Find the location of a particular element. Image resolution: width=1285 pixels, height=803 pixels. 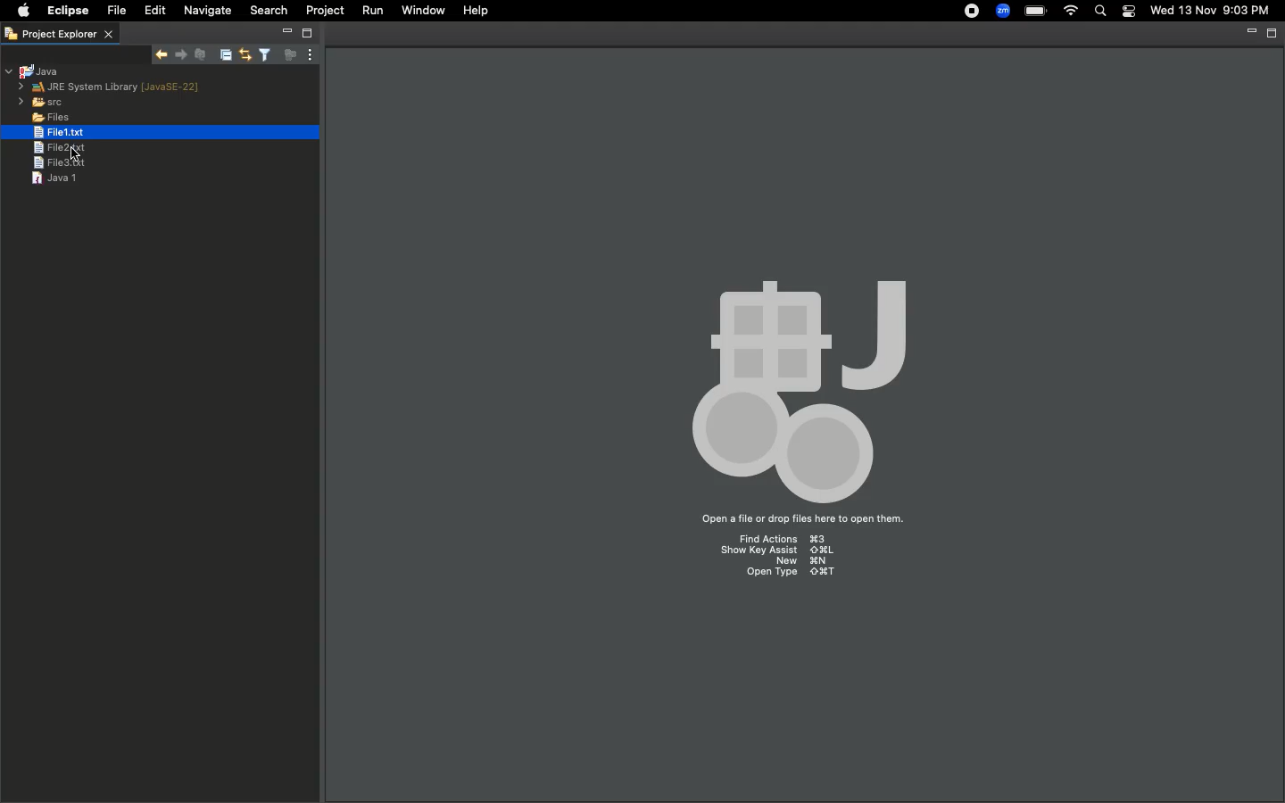

Simultaneously selecting file  is located at coordinates (63, 147).